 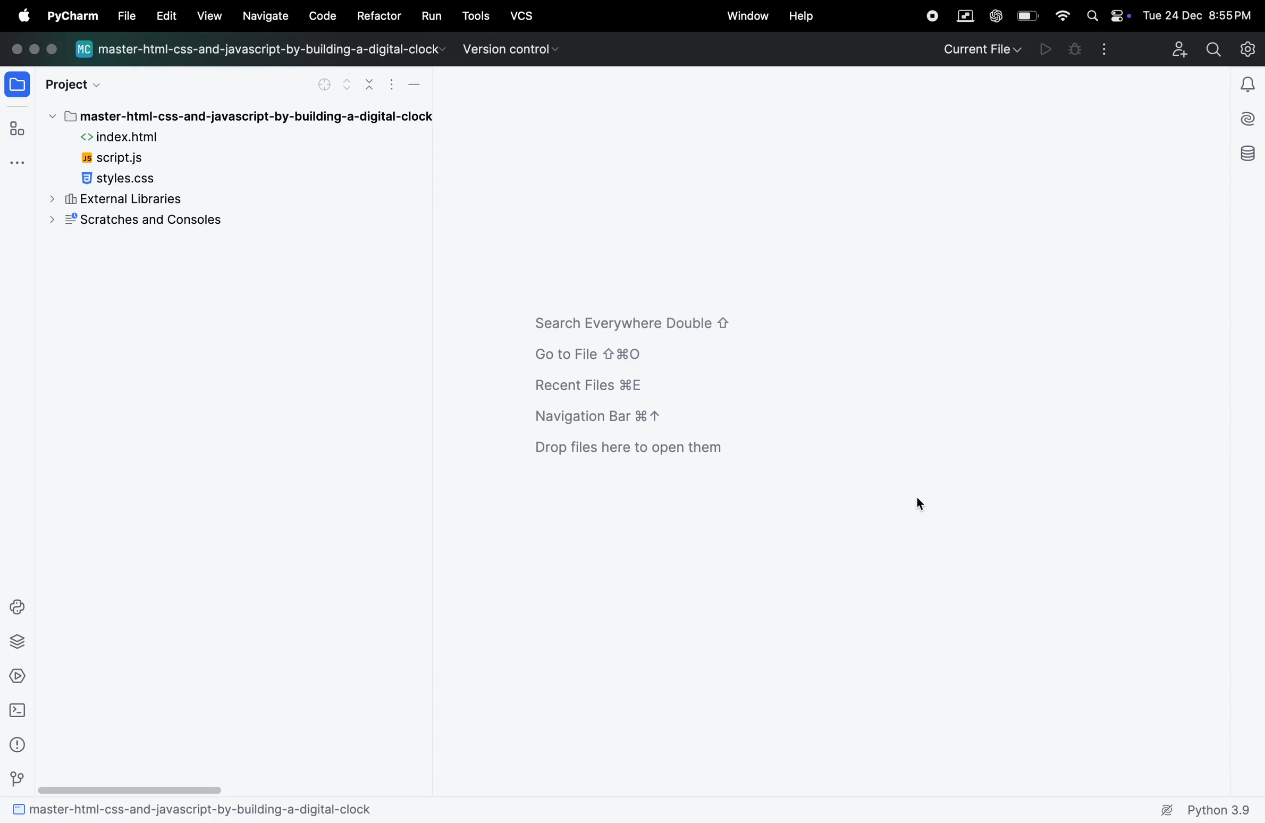 What do you see at coordinates (1200, 14) in the screenshot?
I see `Tue 24 Dec 8:55PM` at bounding box center [1200, 14].